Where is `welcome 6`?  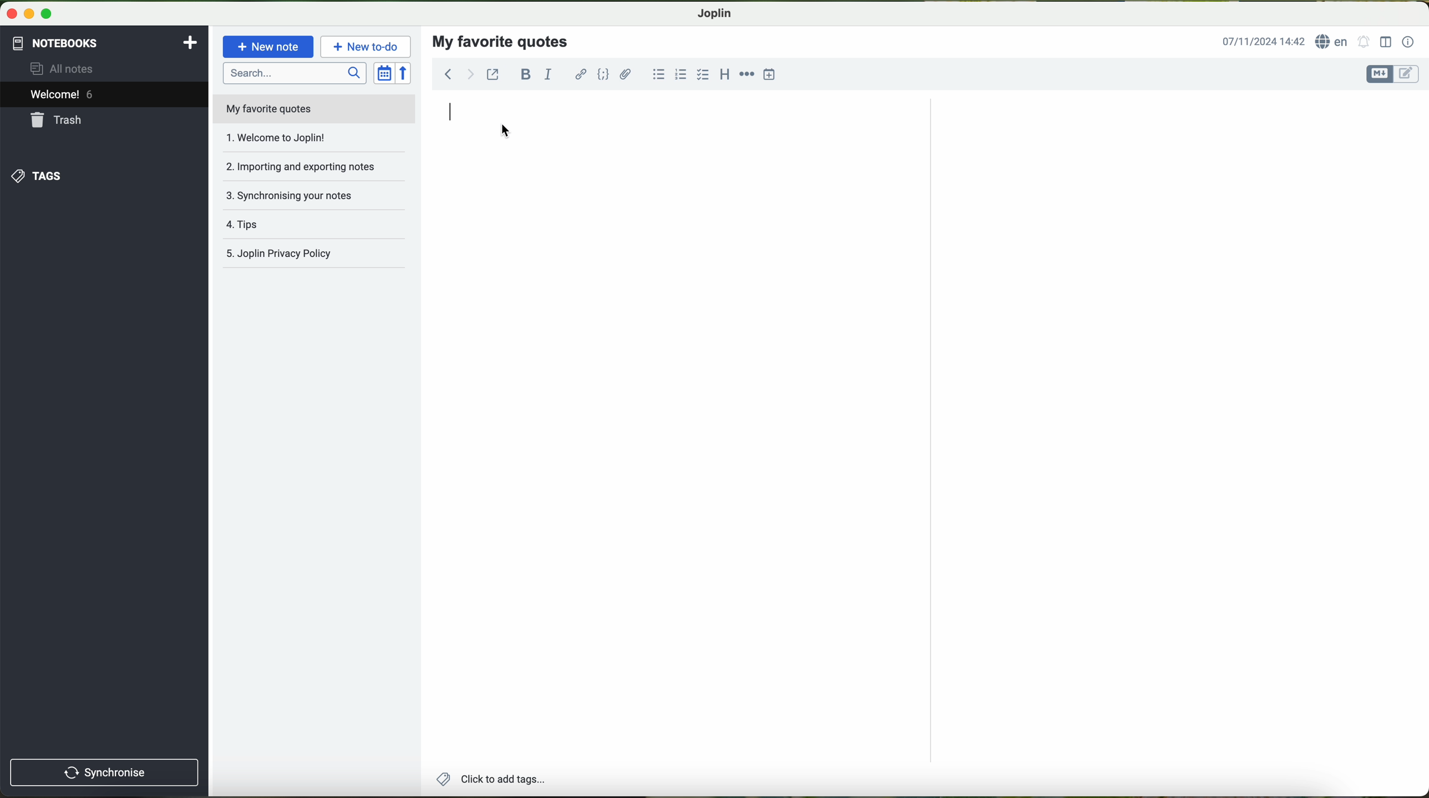 welcome 6 is located at coordinates (108, 94).